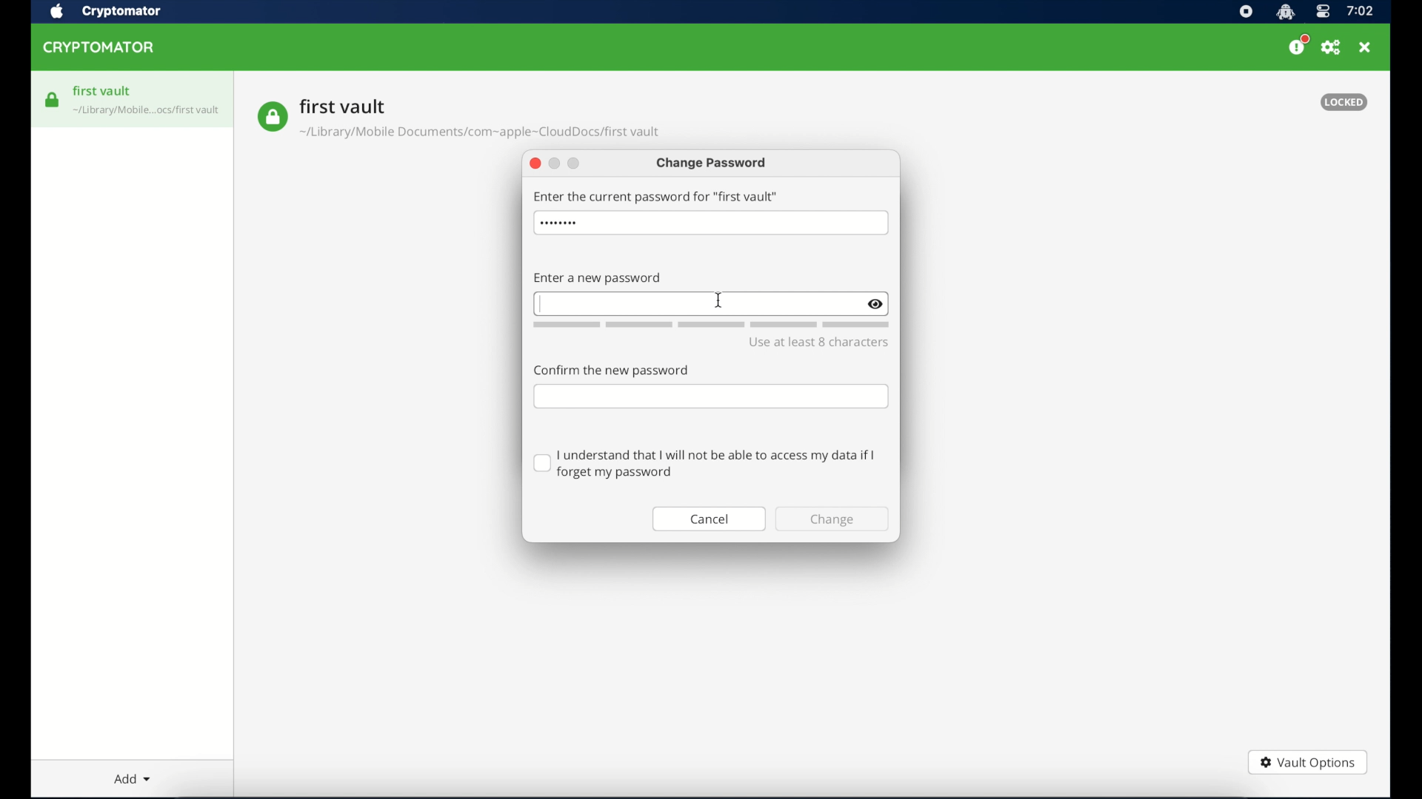 The image size is (1422, 799). I want to click on checkbox, so click(706, 464).